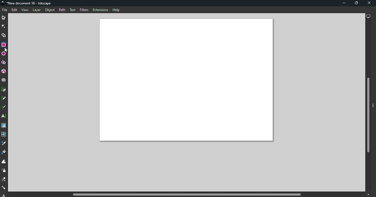 The image size is (376, 197). I want to click on Gradient tool, so click(4, 126).